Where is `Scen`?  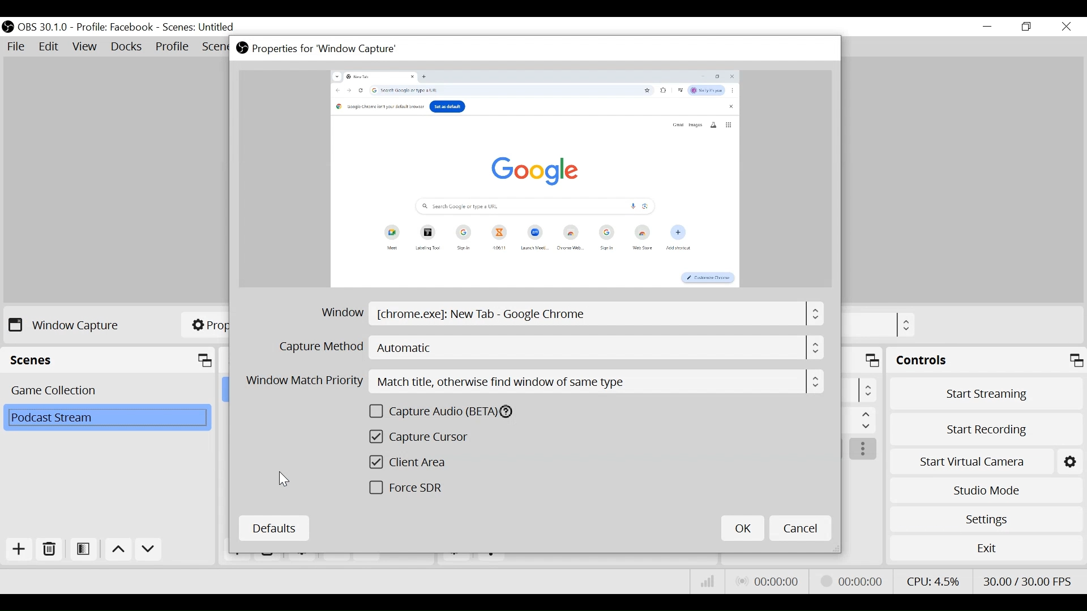 Scen is located at coordinates (215, 48).